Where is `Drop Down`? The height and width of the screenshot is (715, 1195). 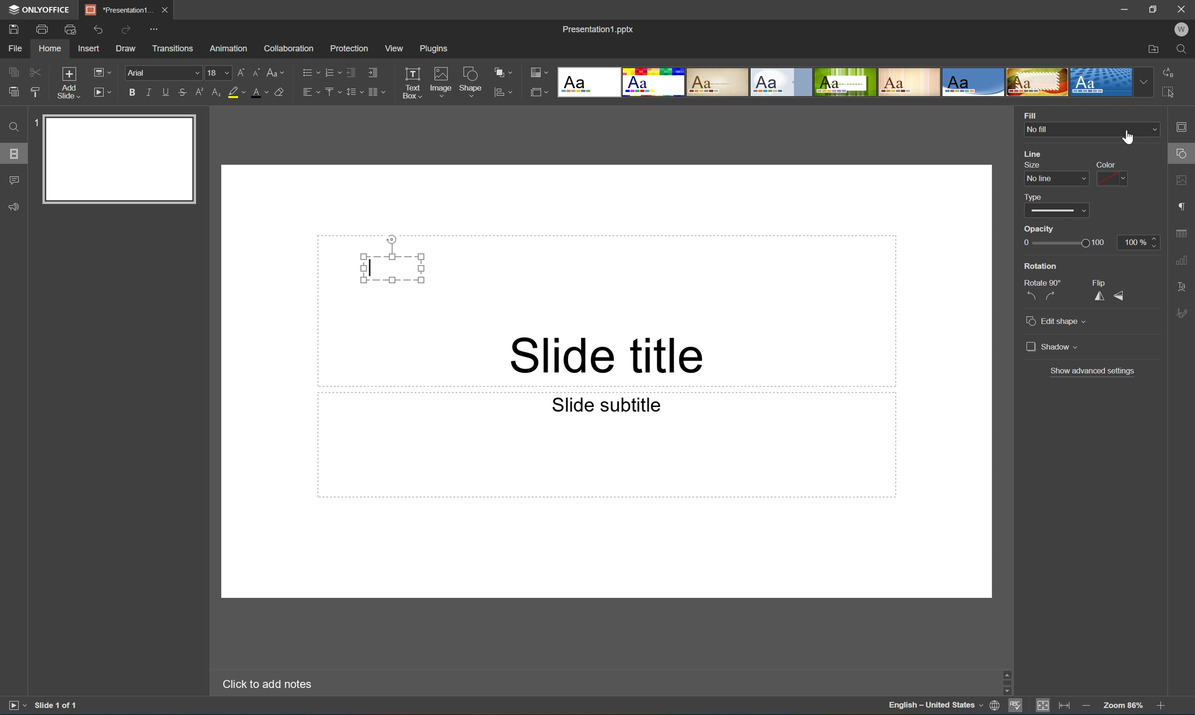 Drop Down is located at coordinates (1086, 180).